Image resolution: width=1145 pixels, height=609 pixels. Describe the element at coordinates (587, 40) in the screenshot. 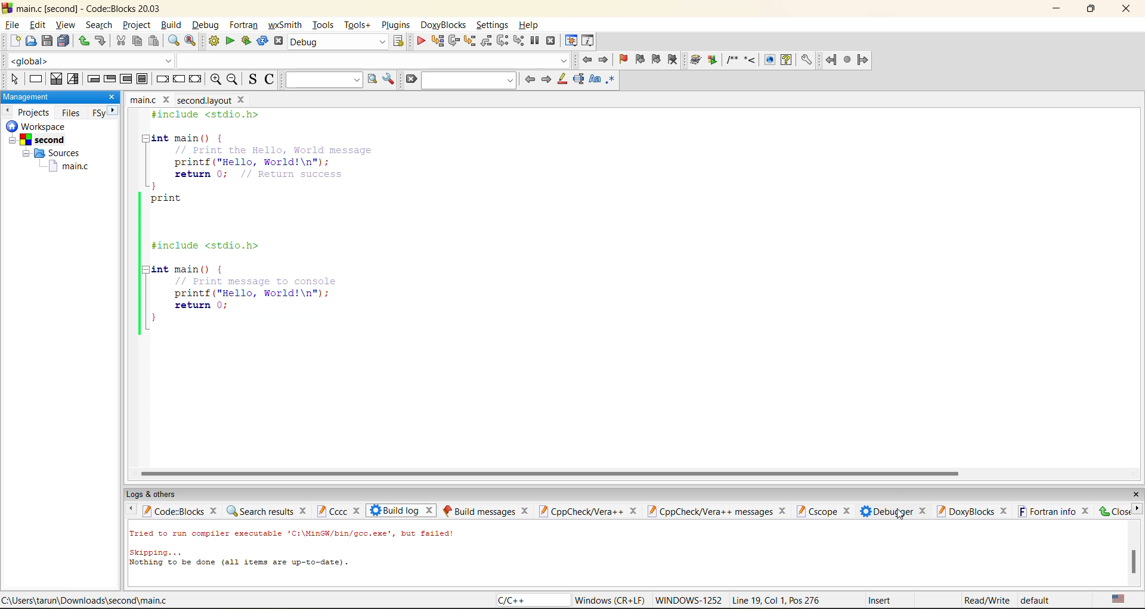

I see `various info` at that location.